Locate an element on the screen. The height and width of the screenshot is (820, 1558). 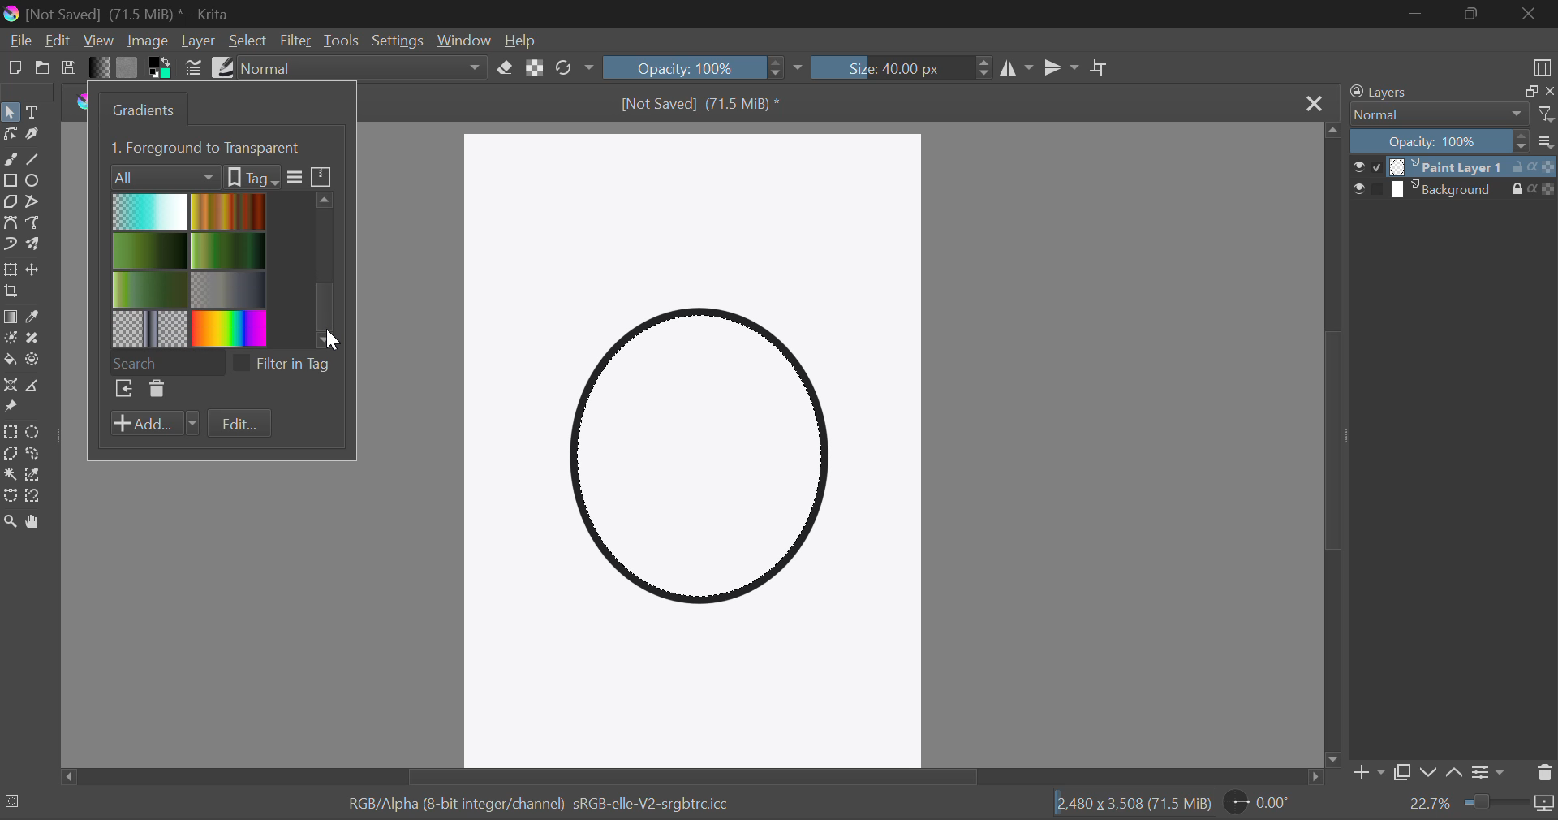
File is located at coordinates (19, 41).